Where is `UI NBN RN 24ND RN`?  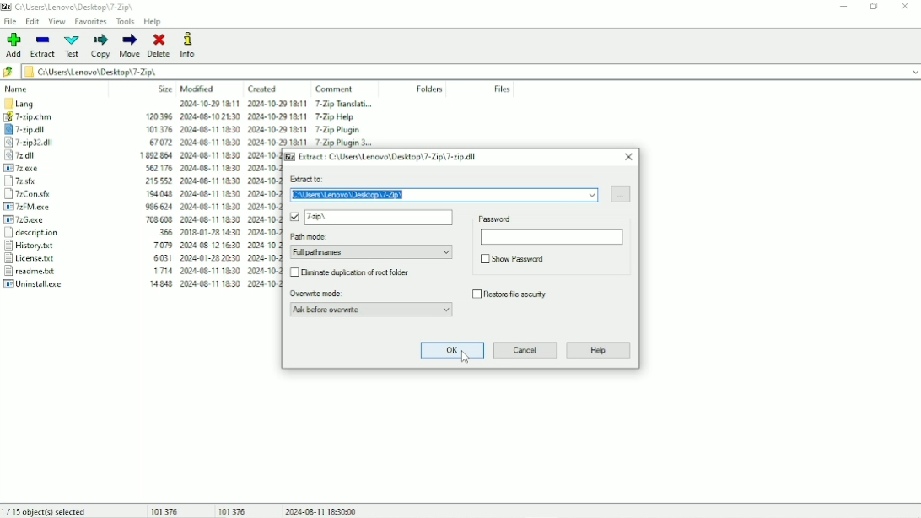
UI NBN RN 24ND RN is located at coordinates (212, 285).